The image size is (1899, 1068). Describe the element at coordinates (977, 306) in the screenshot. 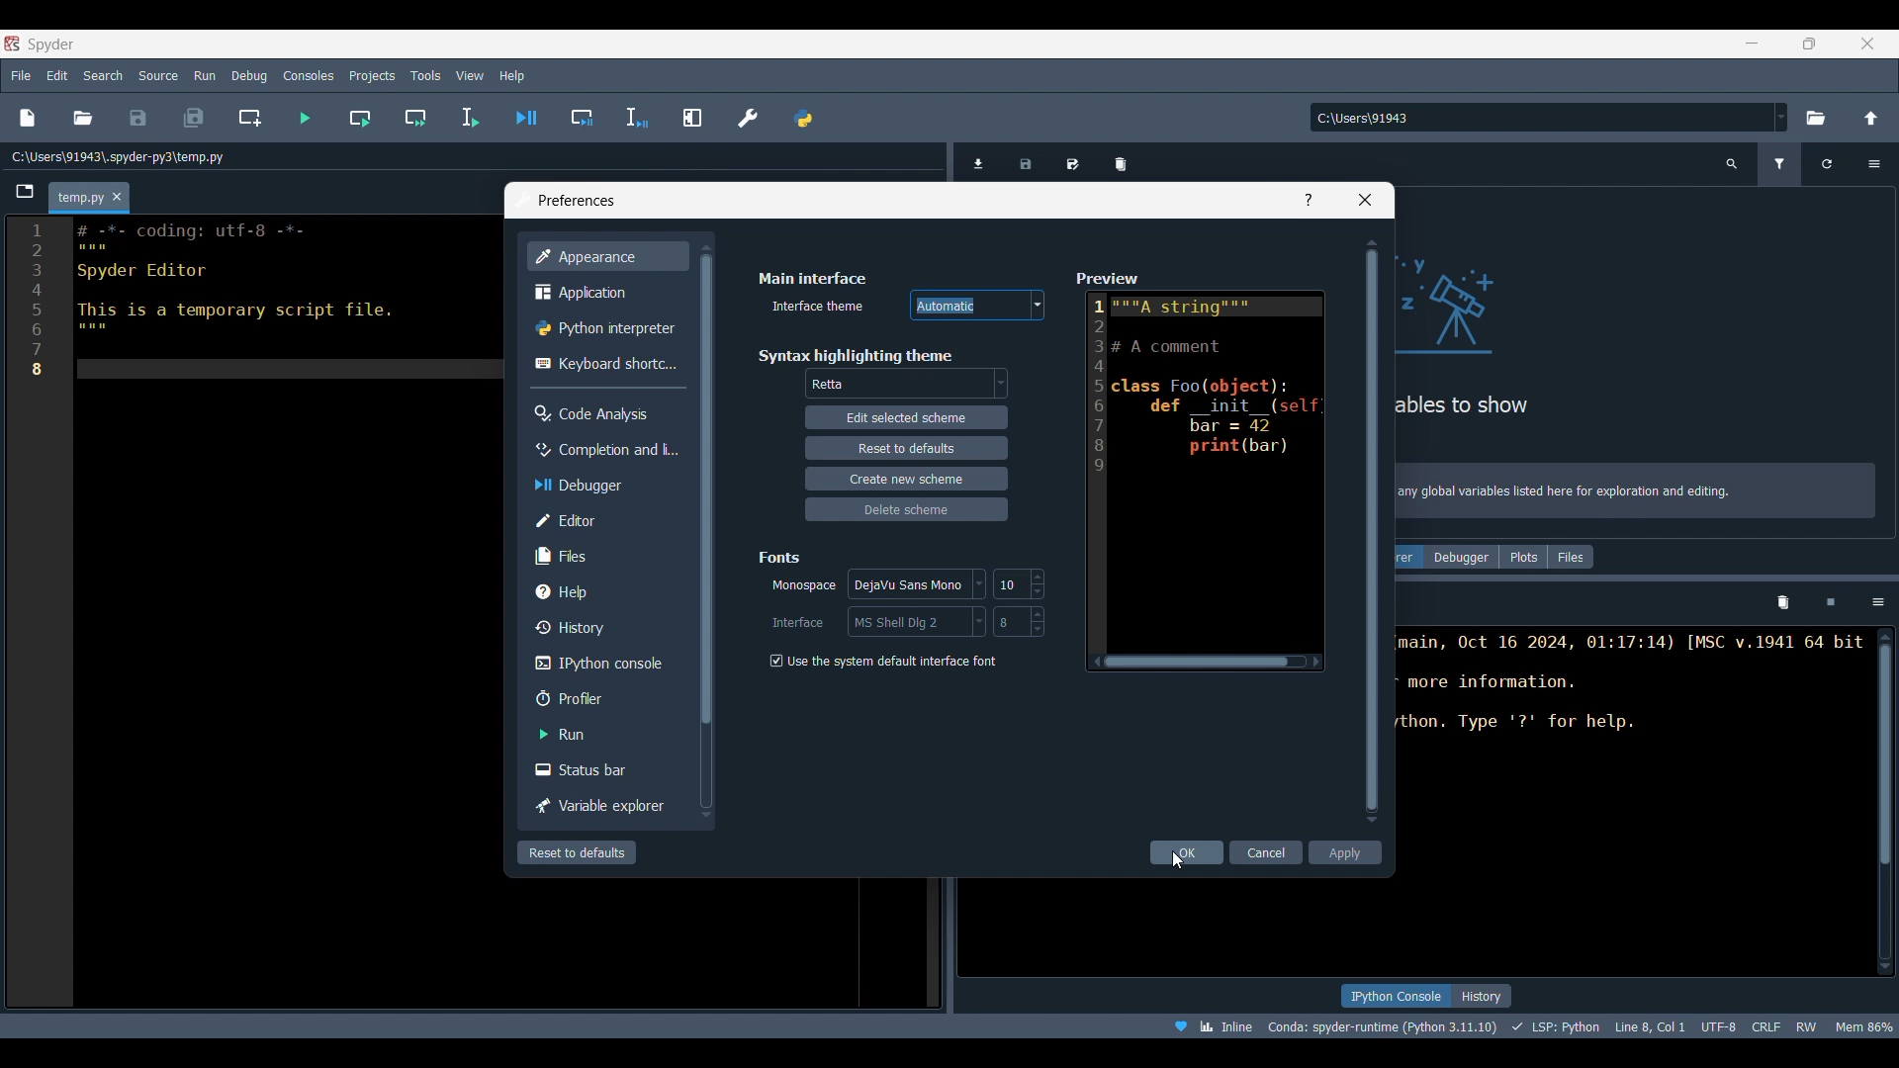

I see `Interface Theme options` at that location.